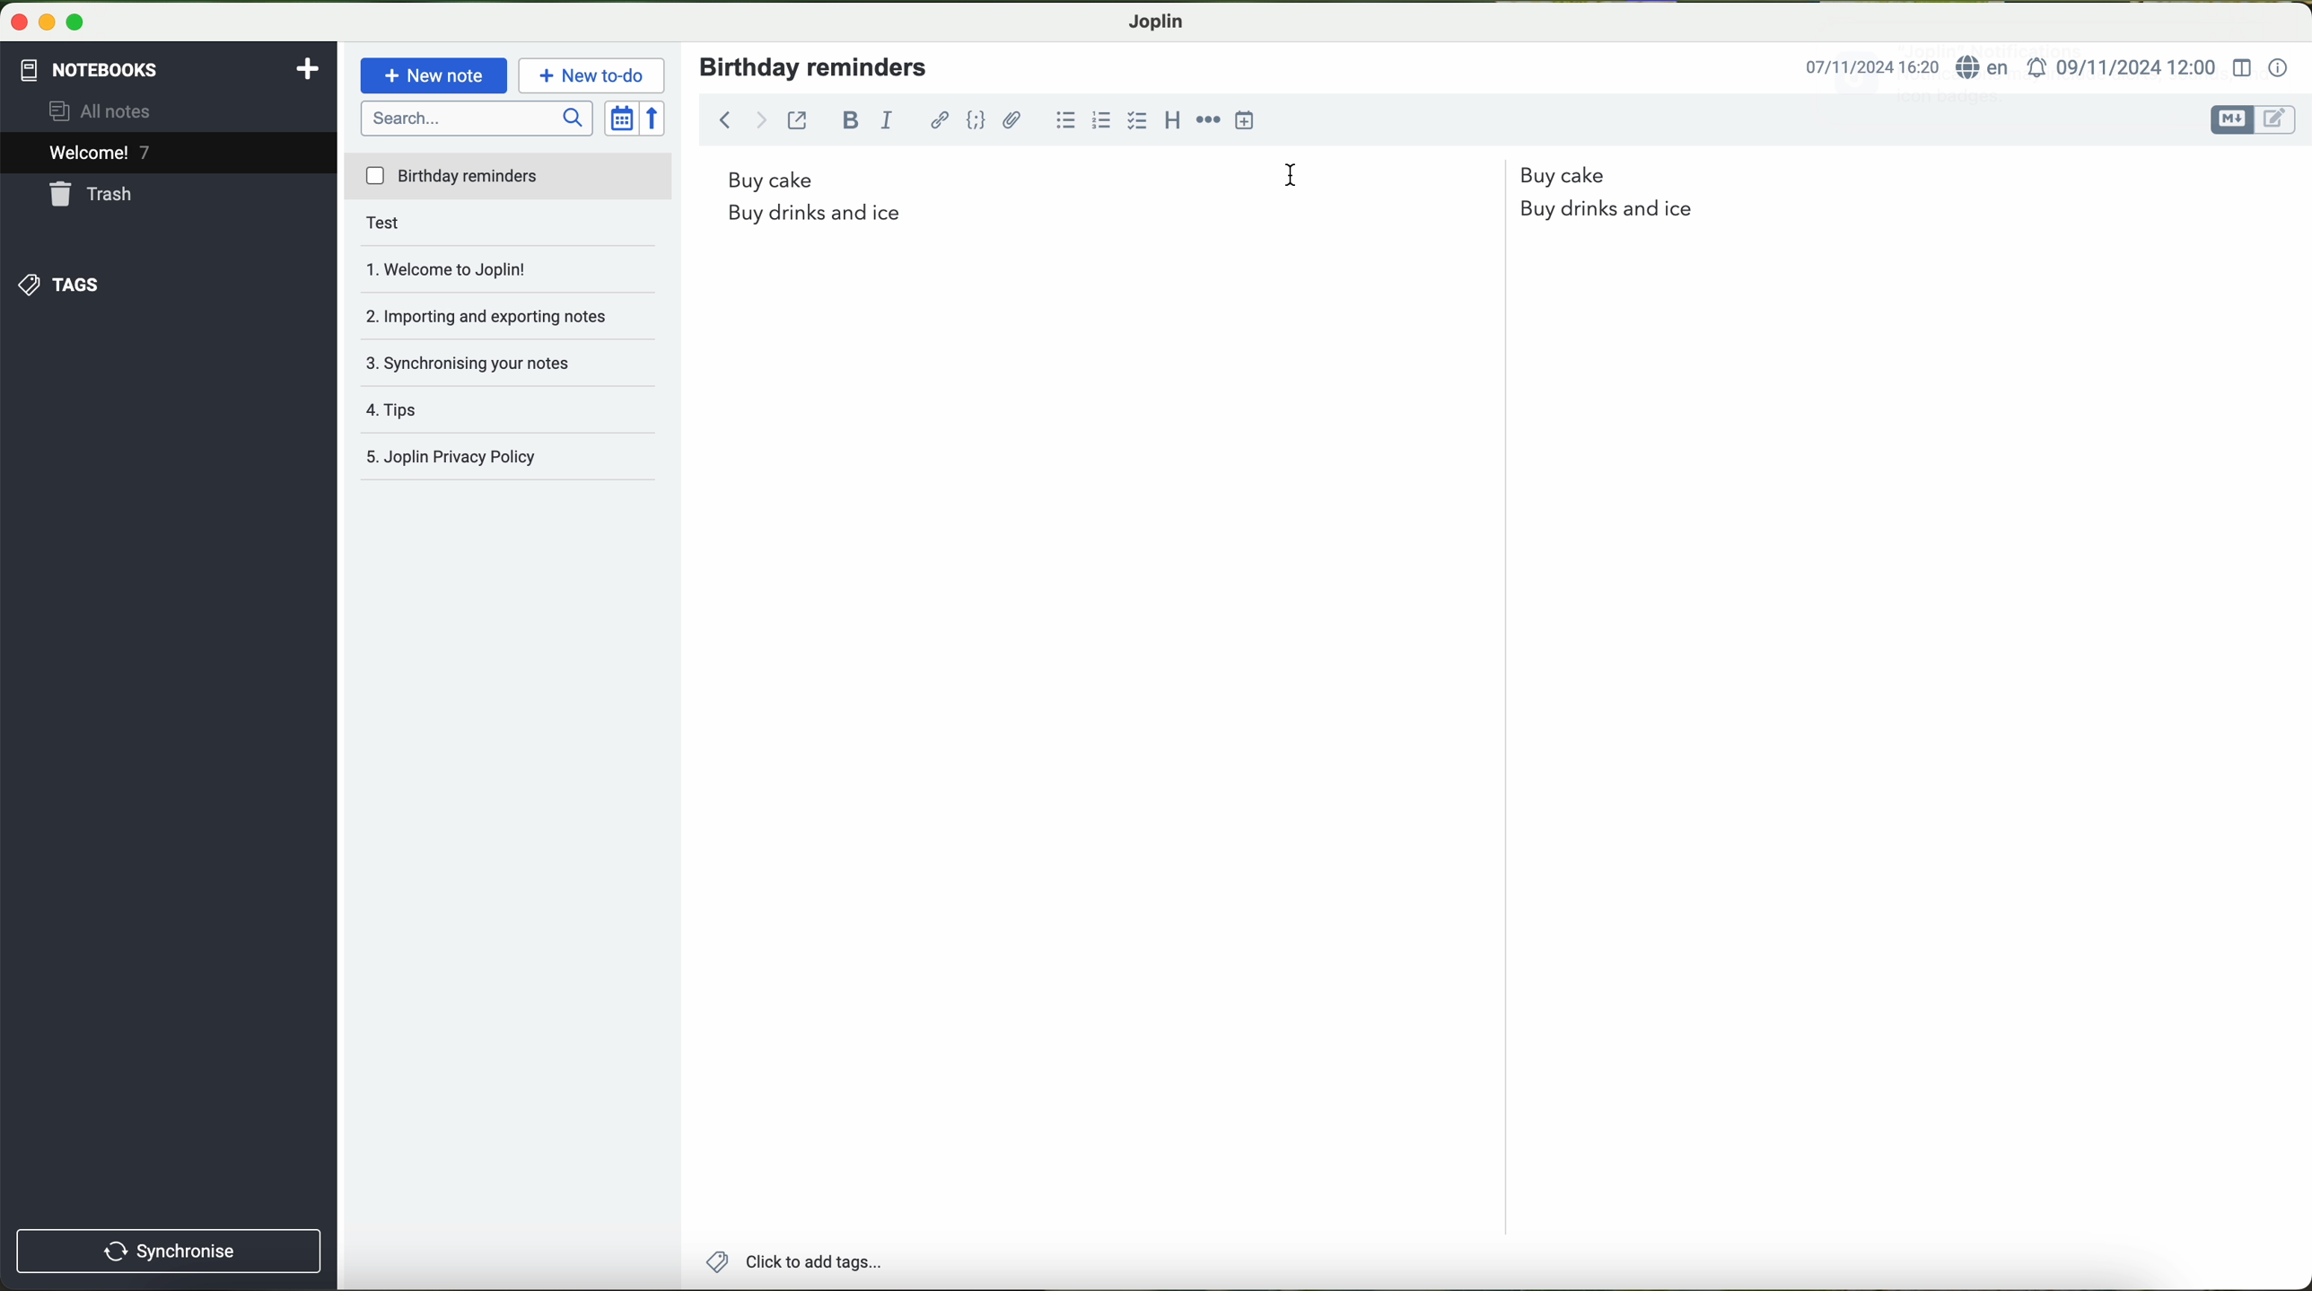  Describe the element at coordinates (799, 1261) in the screenshot. I see `add tags` at that location.